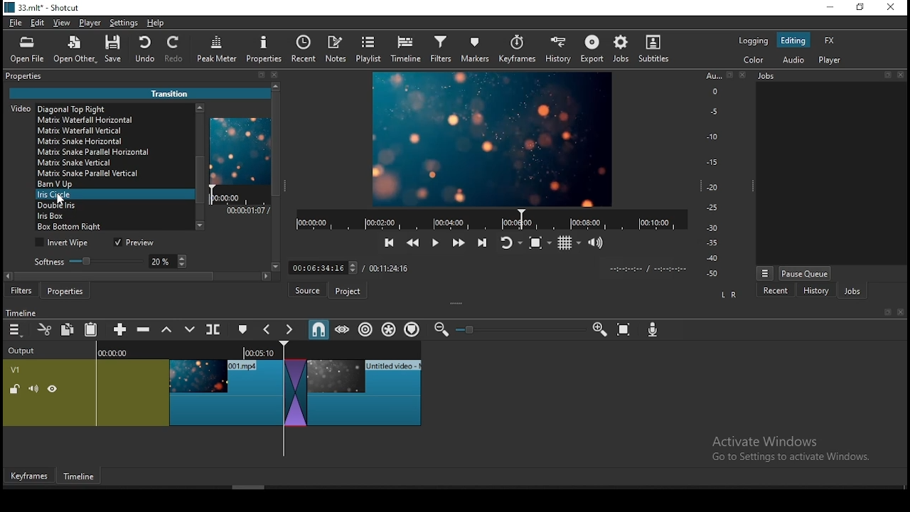 This screenshot has height=512, width=910. Describe the element at coordinates (471, 330) in the screenshot. I see `` at that location.